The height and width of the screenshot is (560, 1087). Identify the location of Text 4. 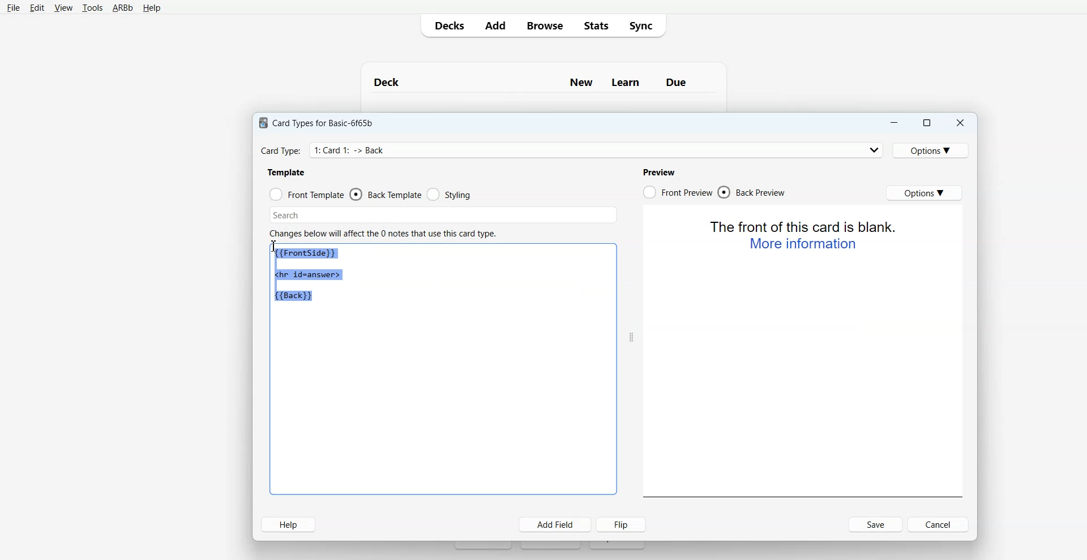
(661, 171).